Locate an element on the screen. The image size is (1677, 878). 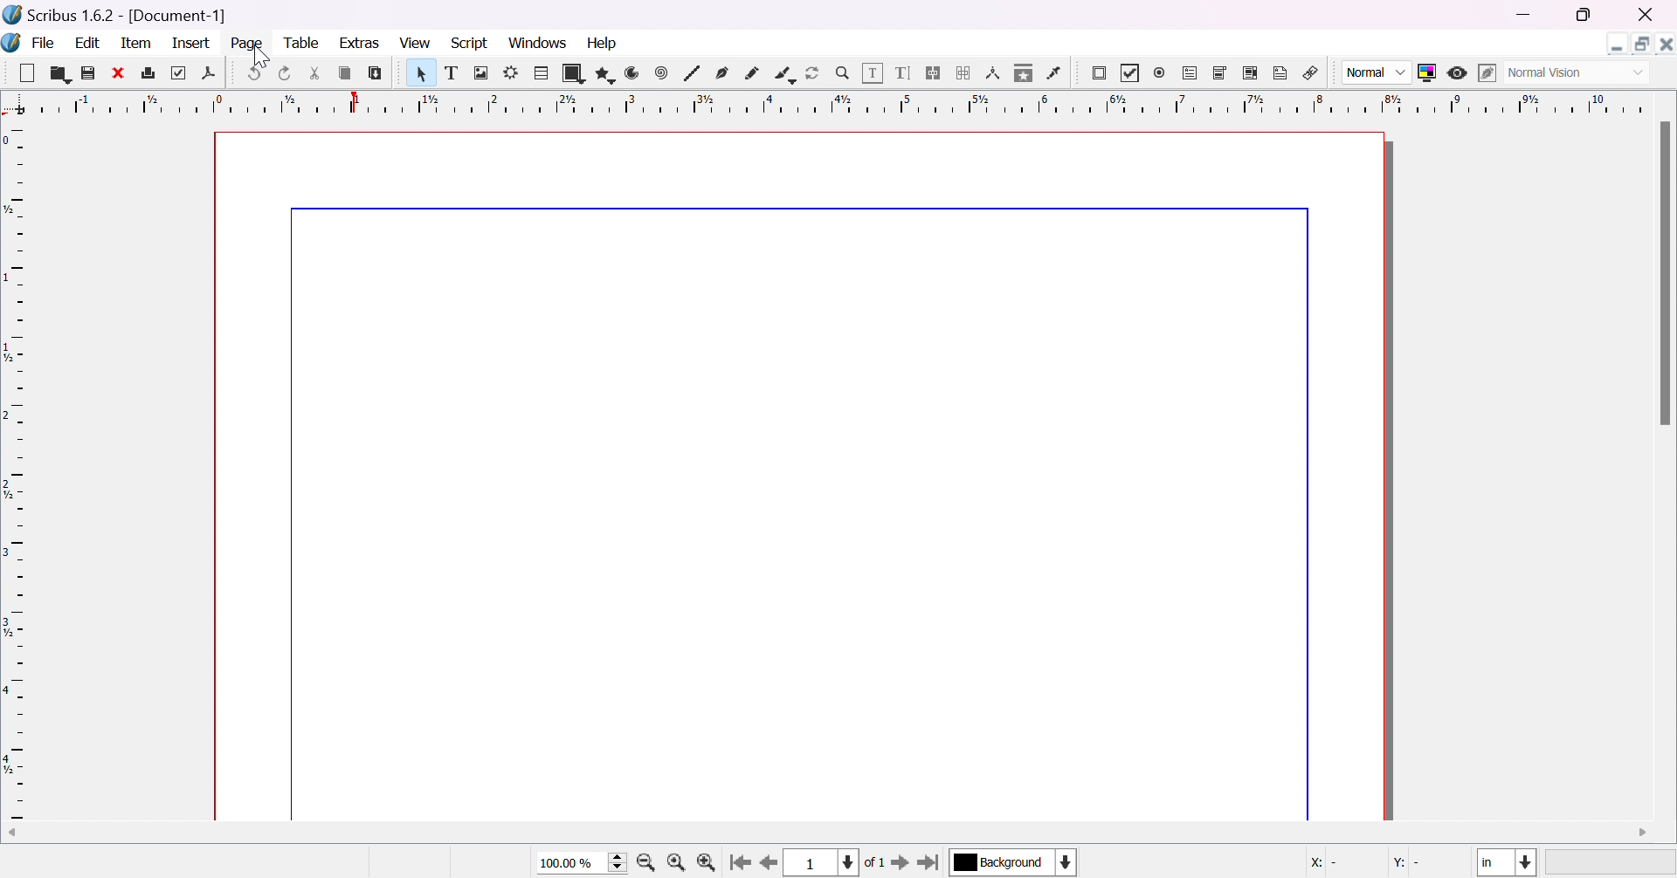
shape is located at coordinates (576, 73).